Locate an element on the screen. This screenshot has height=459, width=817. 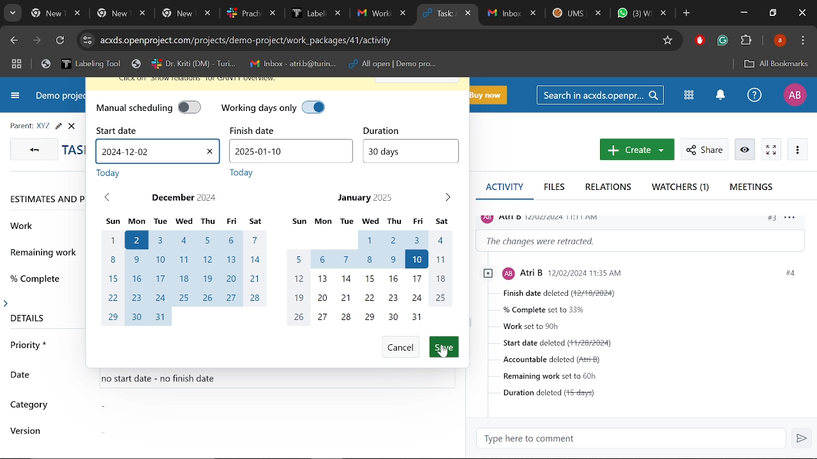
details is located at coordinates (25, 315).